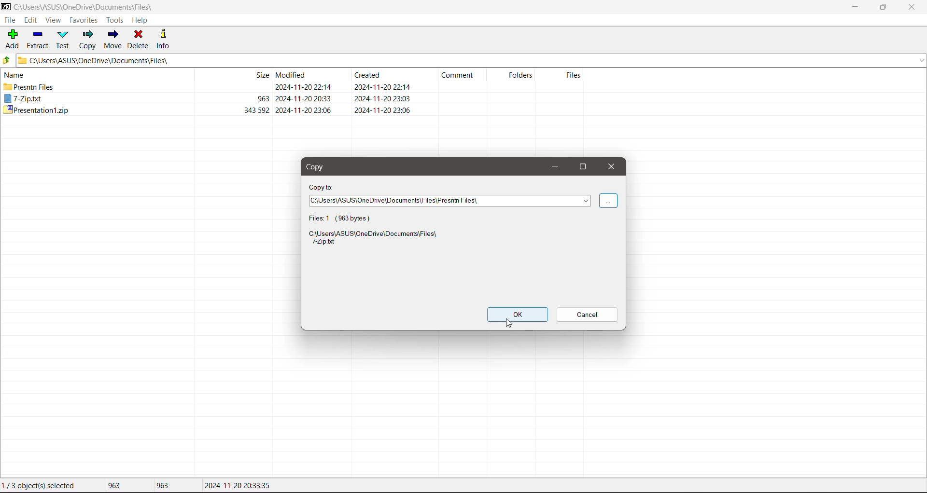 Image resolution: width=927 pixels, height=493 pixels. I want to click on Add, so click(11, 40).